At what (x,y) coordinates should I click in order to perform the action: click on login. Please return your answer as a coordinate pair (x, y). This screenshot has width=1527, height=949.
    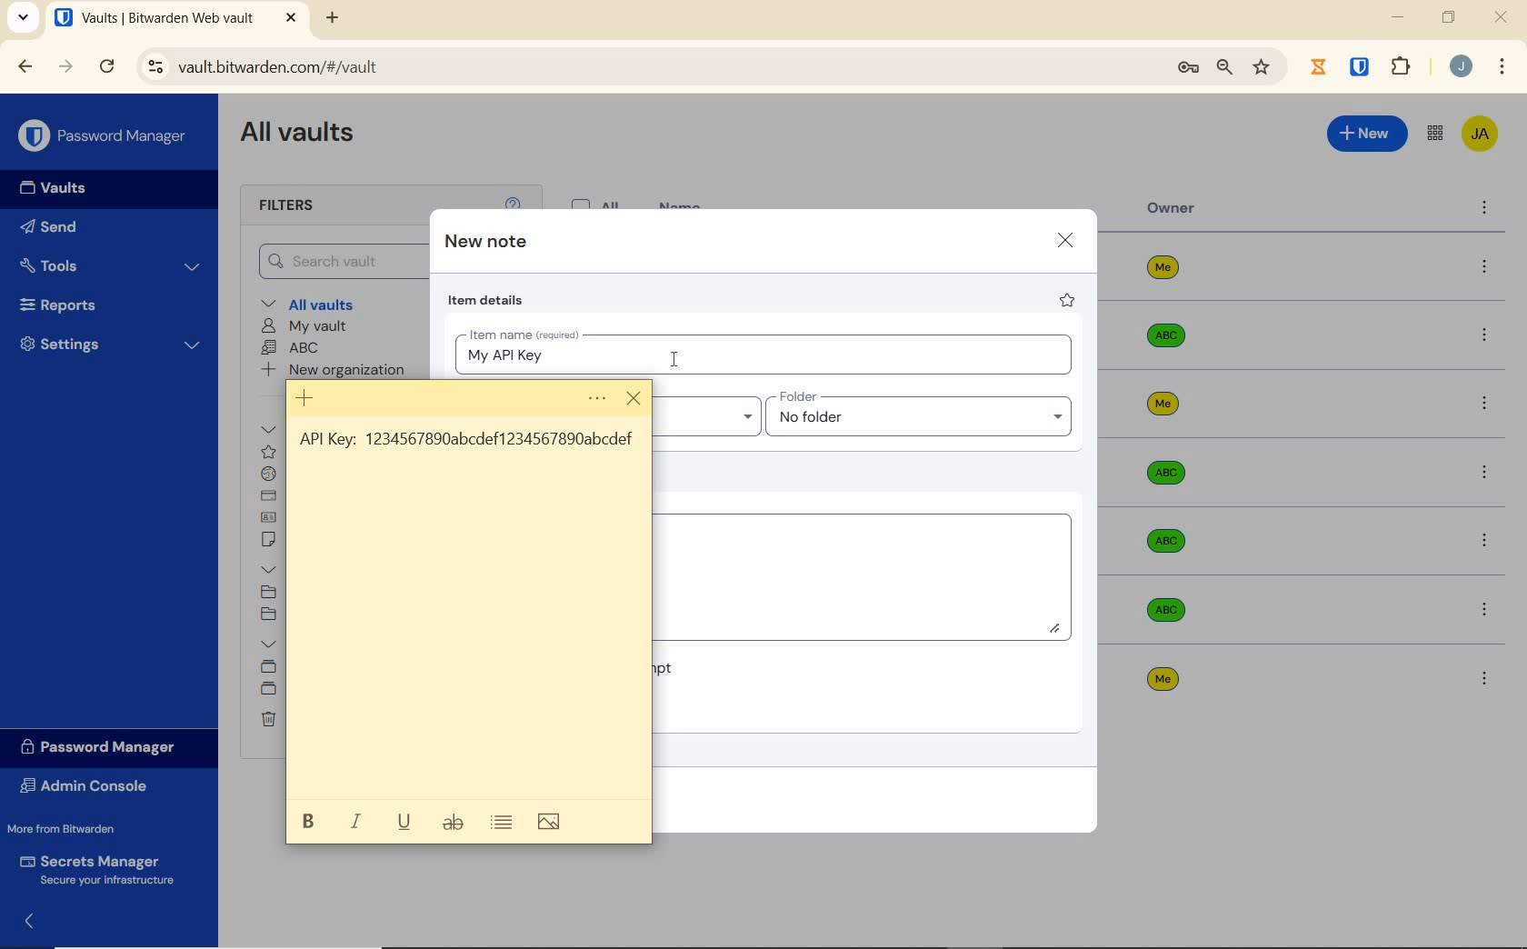
    Looking at the image, I should click on (270, 475).